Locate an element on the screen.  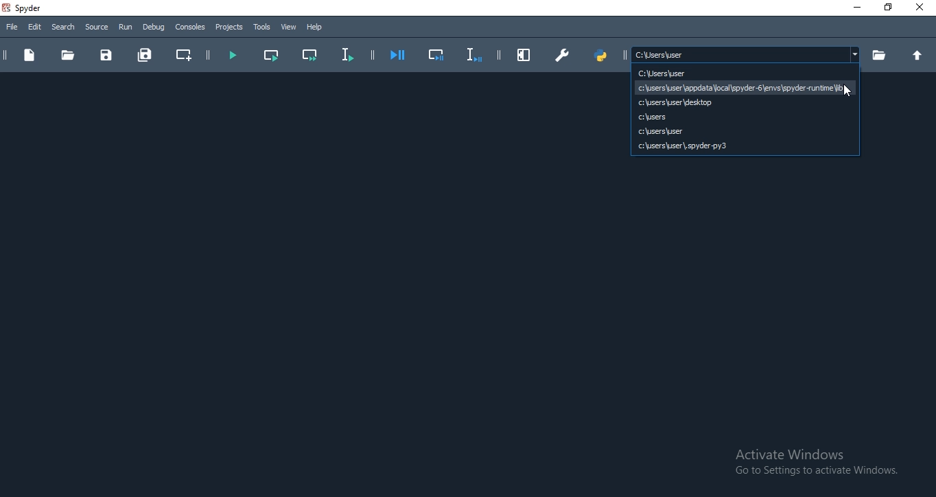
Close is located at coordinates (922, 7).